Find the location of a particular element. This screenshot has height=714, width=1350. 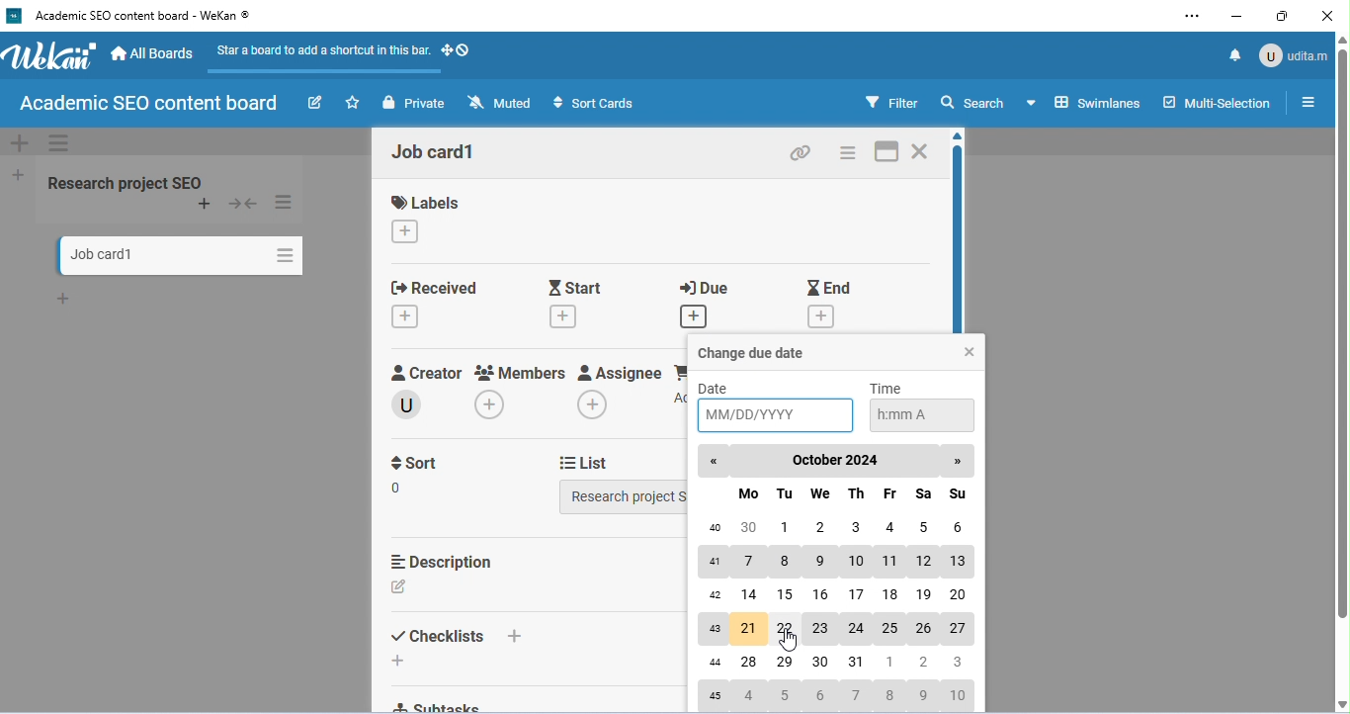

card actions is located at coordinates (283, 252).